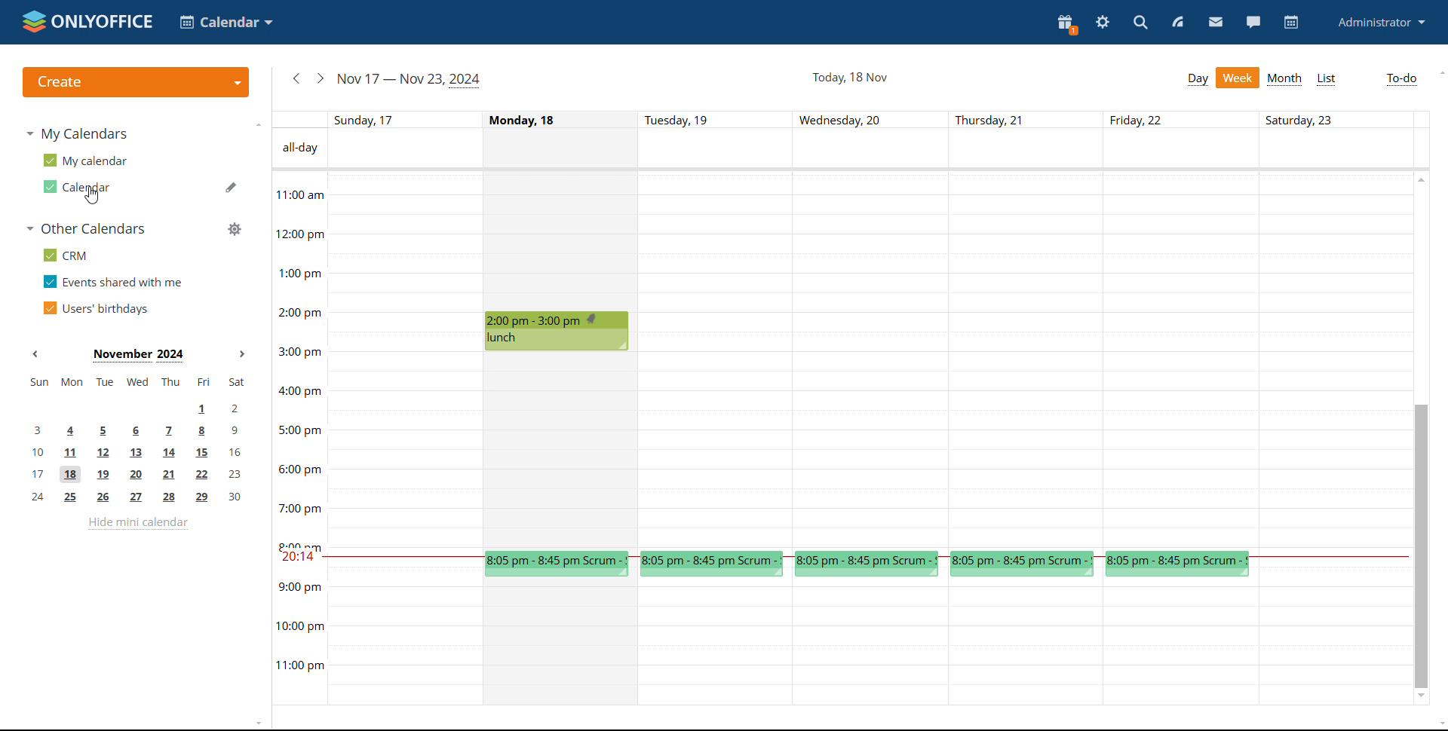 The image size is (1448, 731). I want to click on timeline, so click(299, 437).